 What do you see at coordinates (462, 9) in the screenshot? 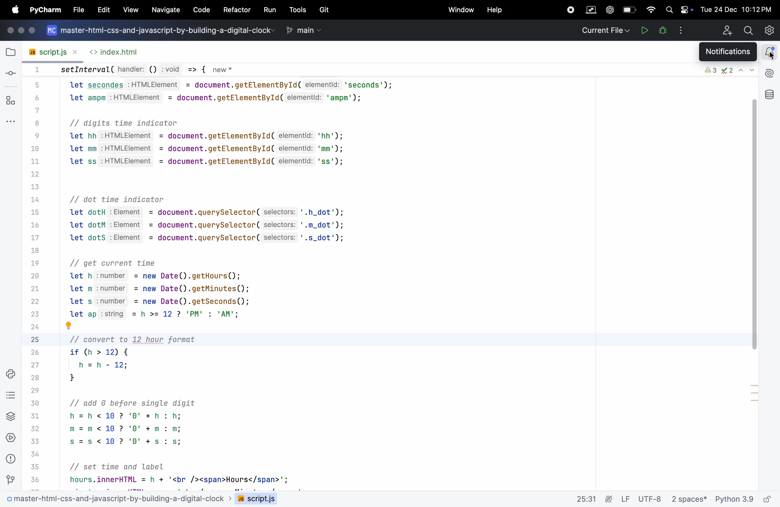
I see `window` at bounding box center [462, 9].